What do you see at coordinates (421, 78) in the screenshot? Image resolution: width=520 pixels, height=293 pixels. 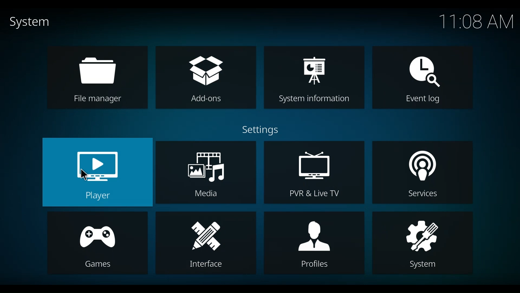 I see `Event log` at bounding box center [421, 78].